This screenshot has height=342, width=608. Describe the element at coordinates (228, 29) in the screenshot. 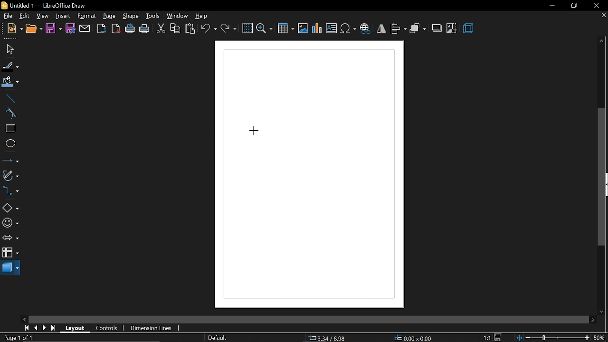

I see `redo` at that location.